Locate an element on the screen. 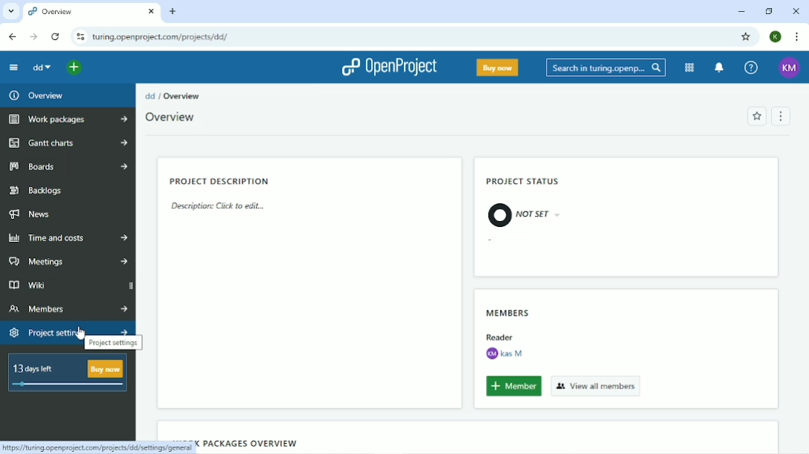 Image resolution: width=809 pixels, height=454 pixels. Close is located at coordinates (796, 11).